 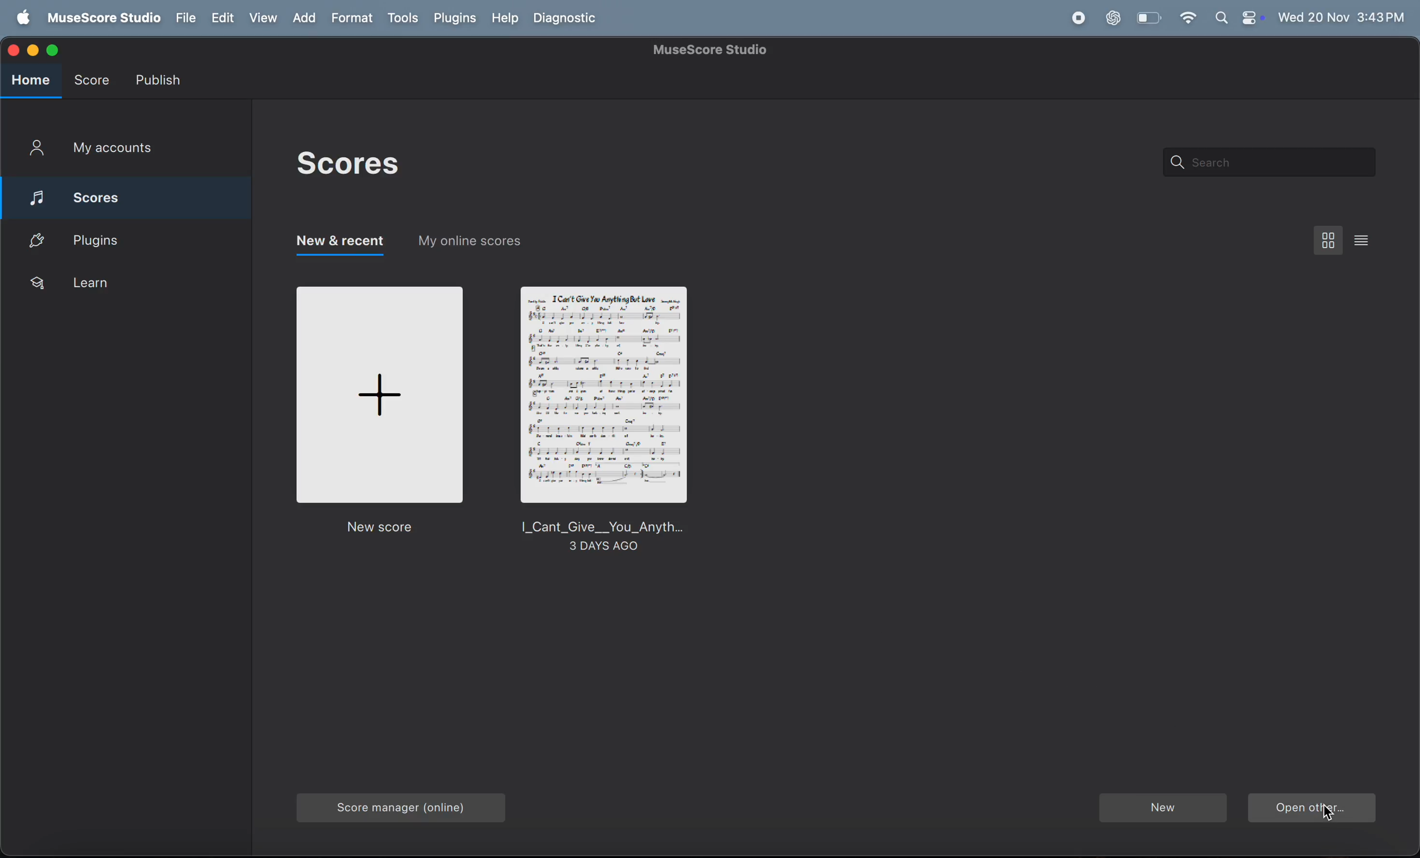 I want to click on new score, so click(x=377, y=413).